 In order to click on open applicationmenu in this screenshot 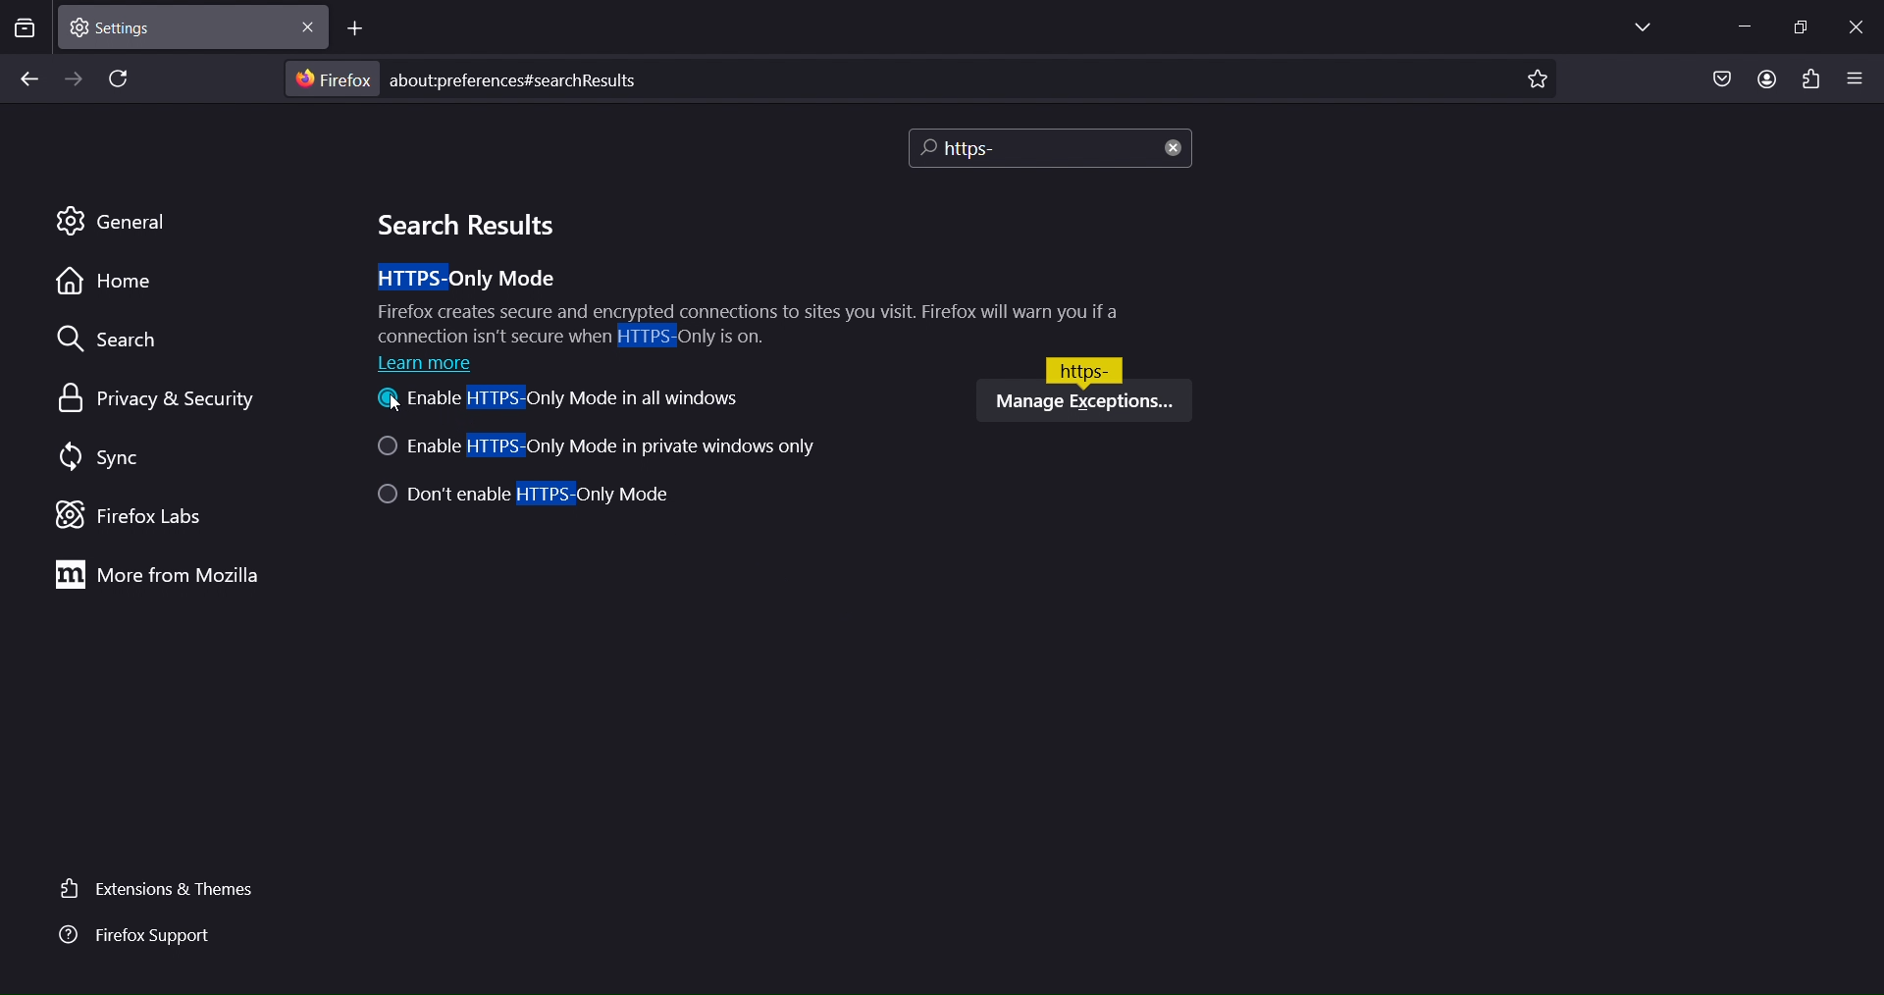, I will do `click(1856, 76)`.